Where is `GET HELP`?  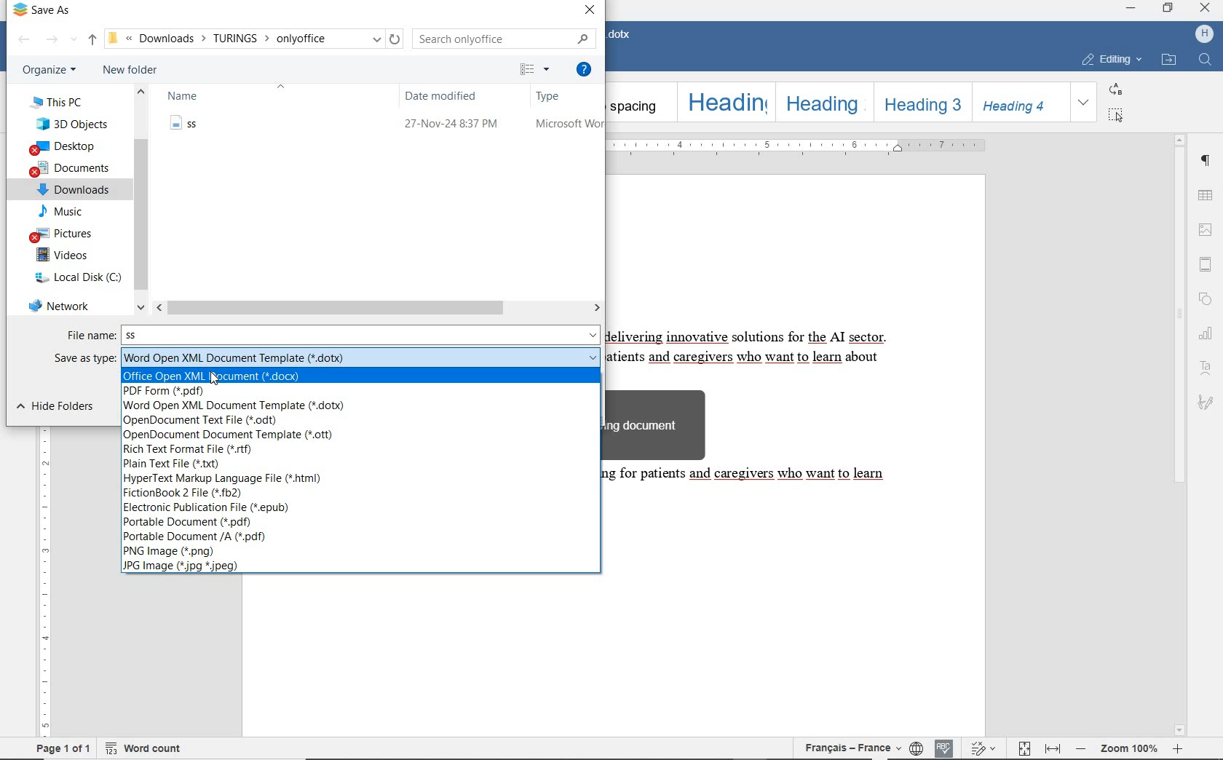 GET HELP is located at coordinates (584, 69).